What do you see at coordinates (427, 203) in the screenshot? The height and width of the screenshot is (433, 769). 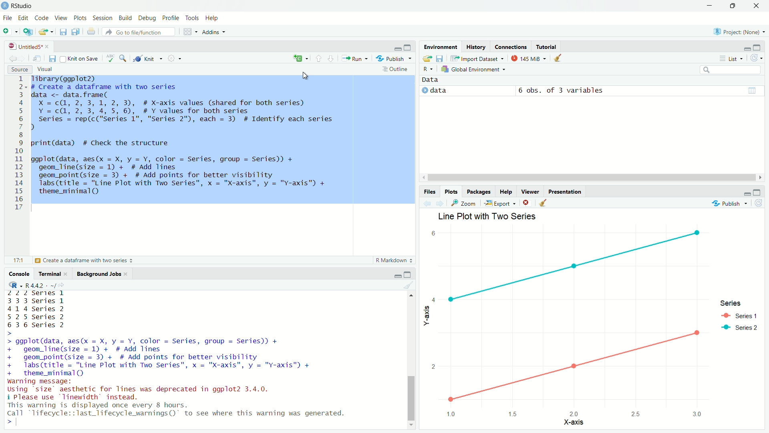 I see `Go back to the previous source selection` at bounding box center [427, 203].